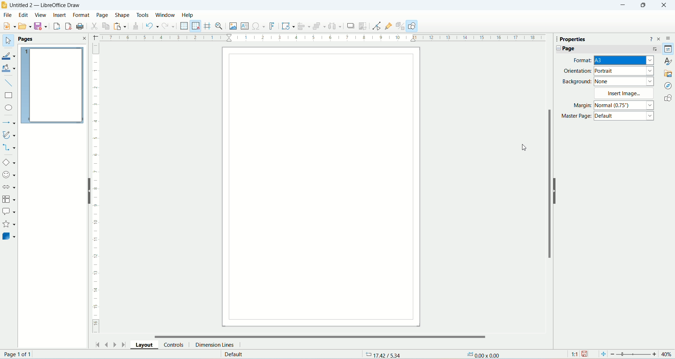 Image resolution: width=675 pixels, height=359 pixels. I want to click on maximize, so click(643, 7).